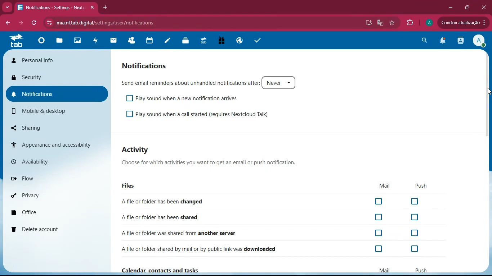 This screenshot has height=276, width=492. What do you see at coordinates (51, 178) in the screenshot?
I see `flow` at bounding box center [51, 178].